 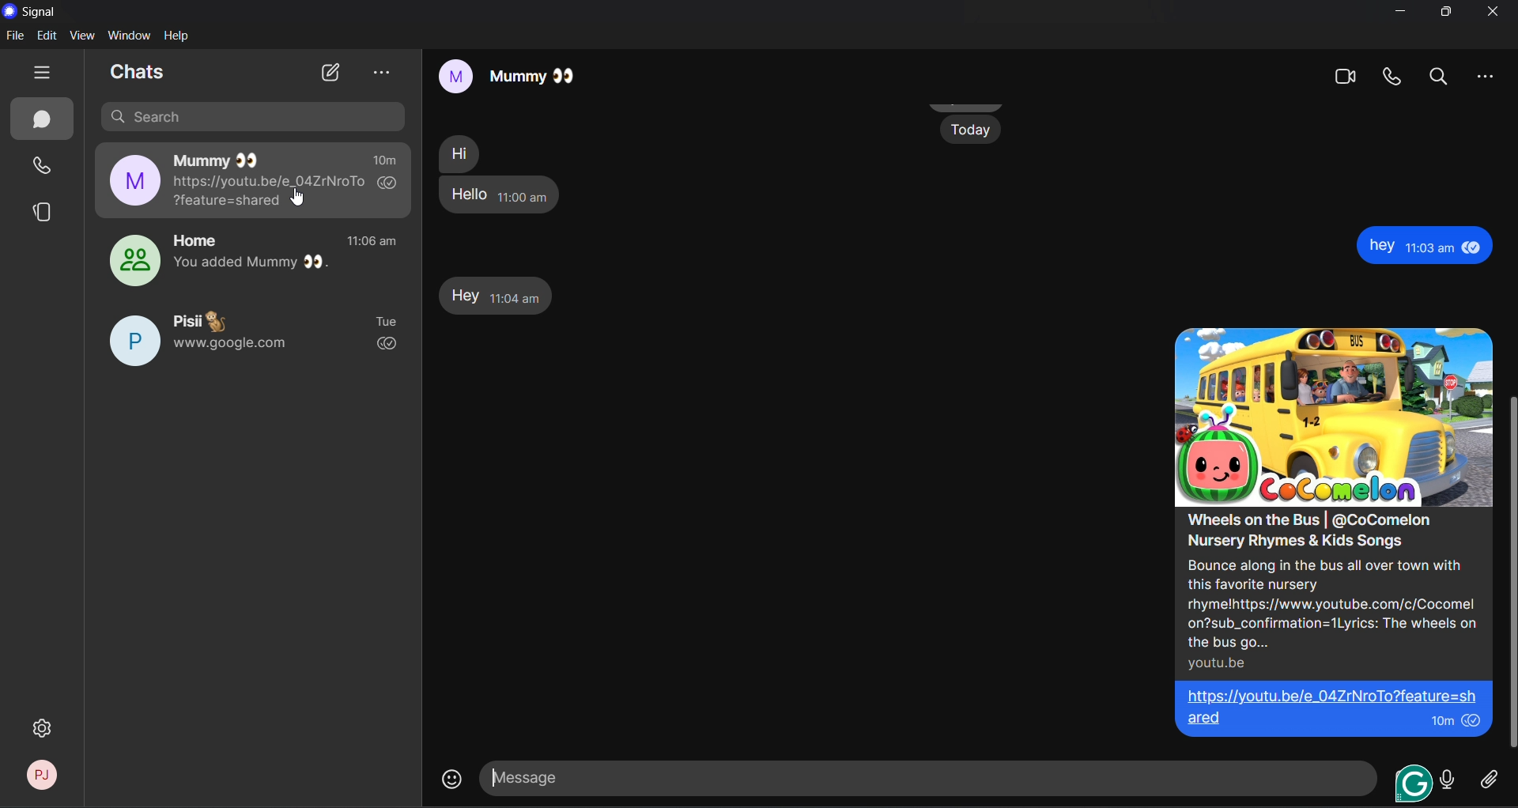 What do you see at coordinates (1339, 76) in the screenshot?
I see `Video call` at bounding box center [1339, 76].